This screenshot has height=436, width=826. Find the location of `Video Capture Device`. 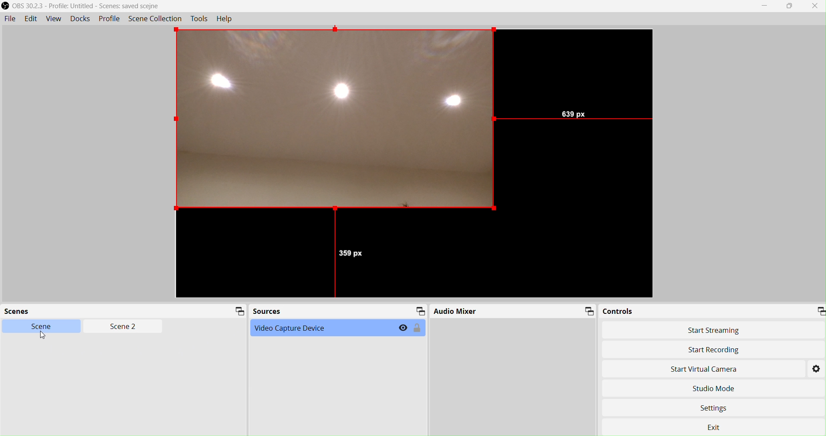

Video Capture Device is located at coordinates (337, 328).